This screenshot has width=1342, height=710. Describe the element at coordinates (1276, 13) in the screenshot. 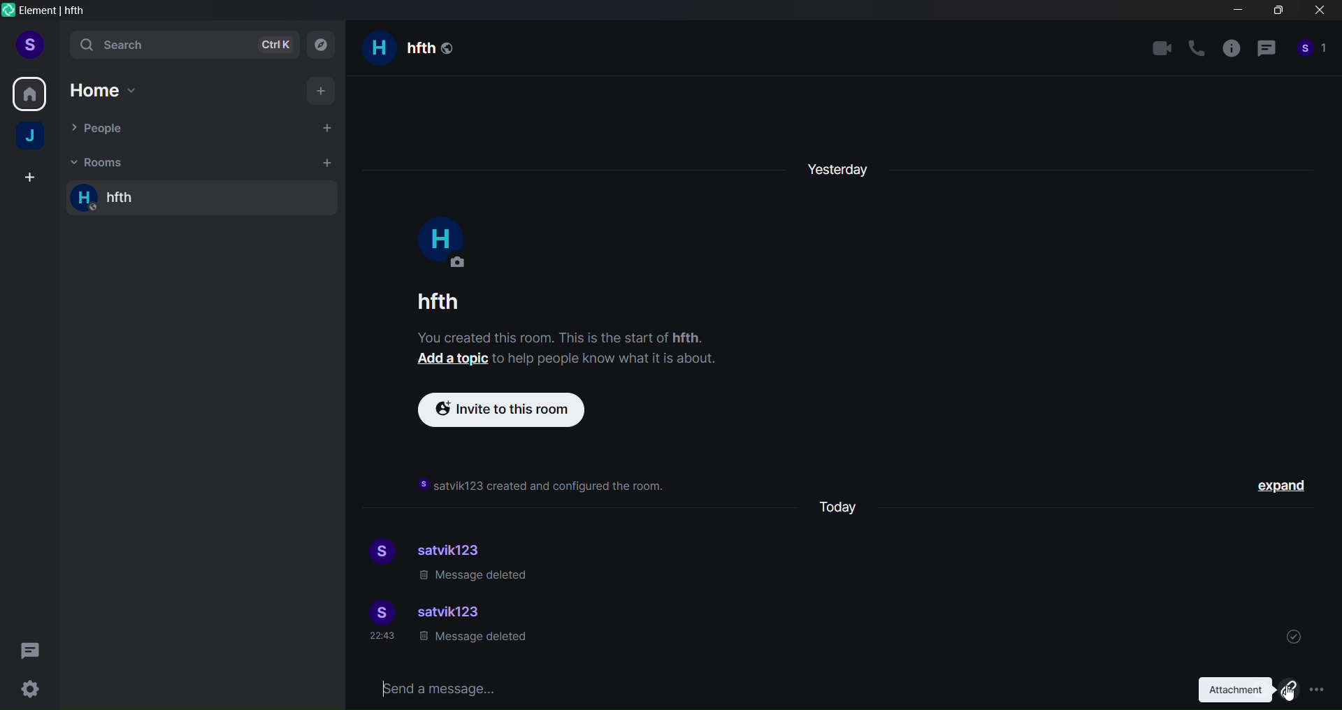

I see `maximize` at that location.